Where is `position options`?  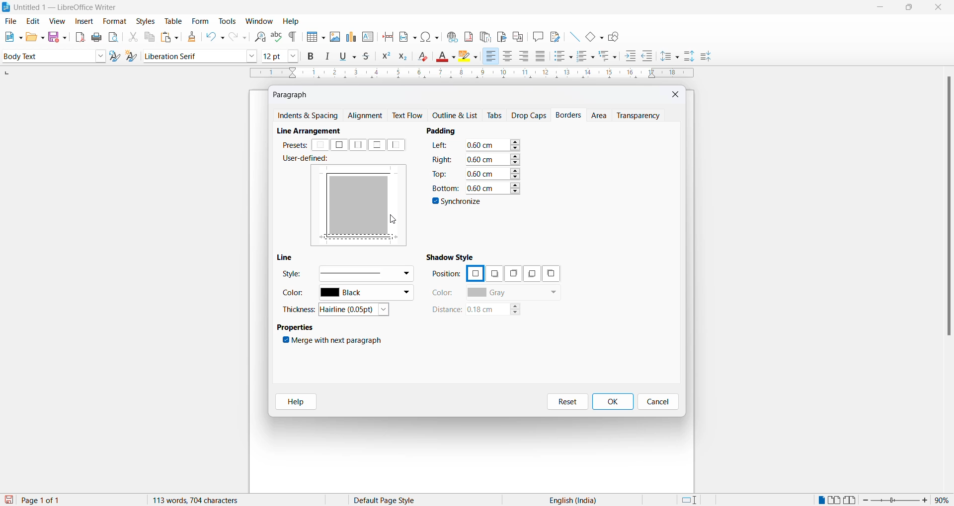
position options is located at coordinates (530, 274).